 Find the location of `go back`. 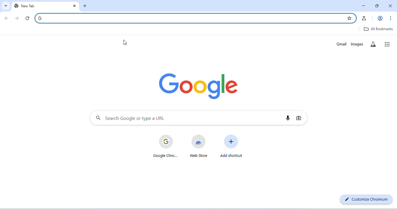

go back is located at coordinates (7, 19).